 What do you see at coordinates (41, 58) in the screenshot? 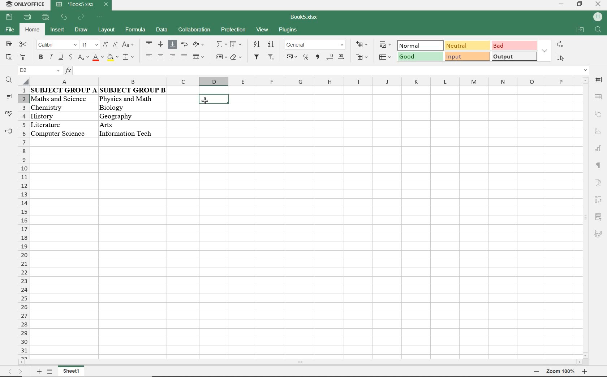
I see `bold` at bounding box center [41, 58].